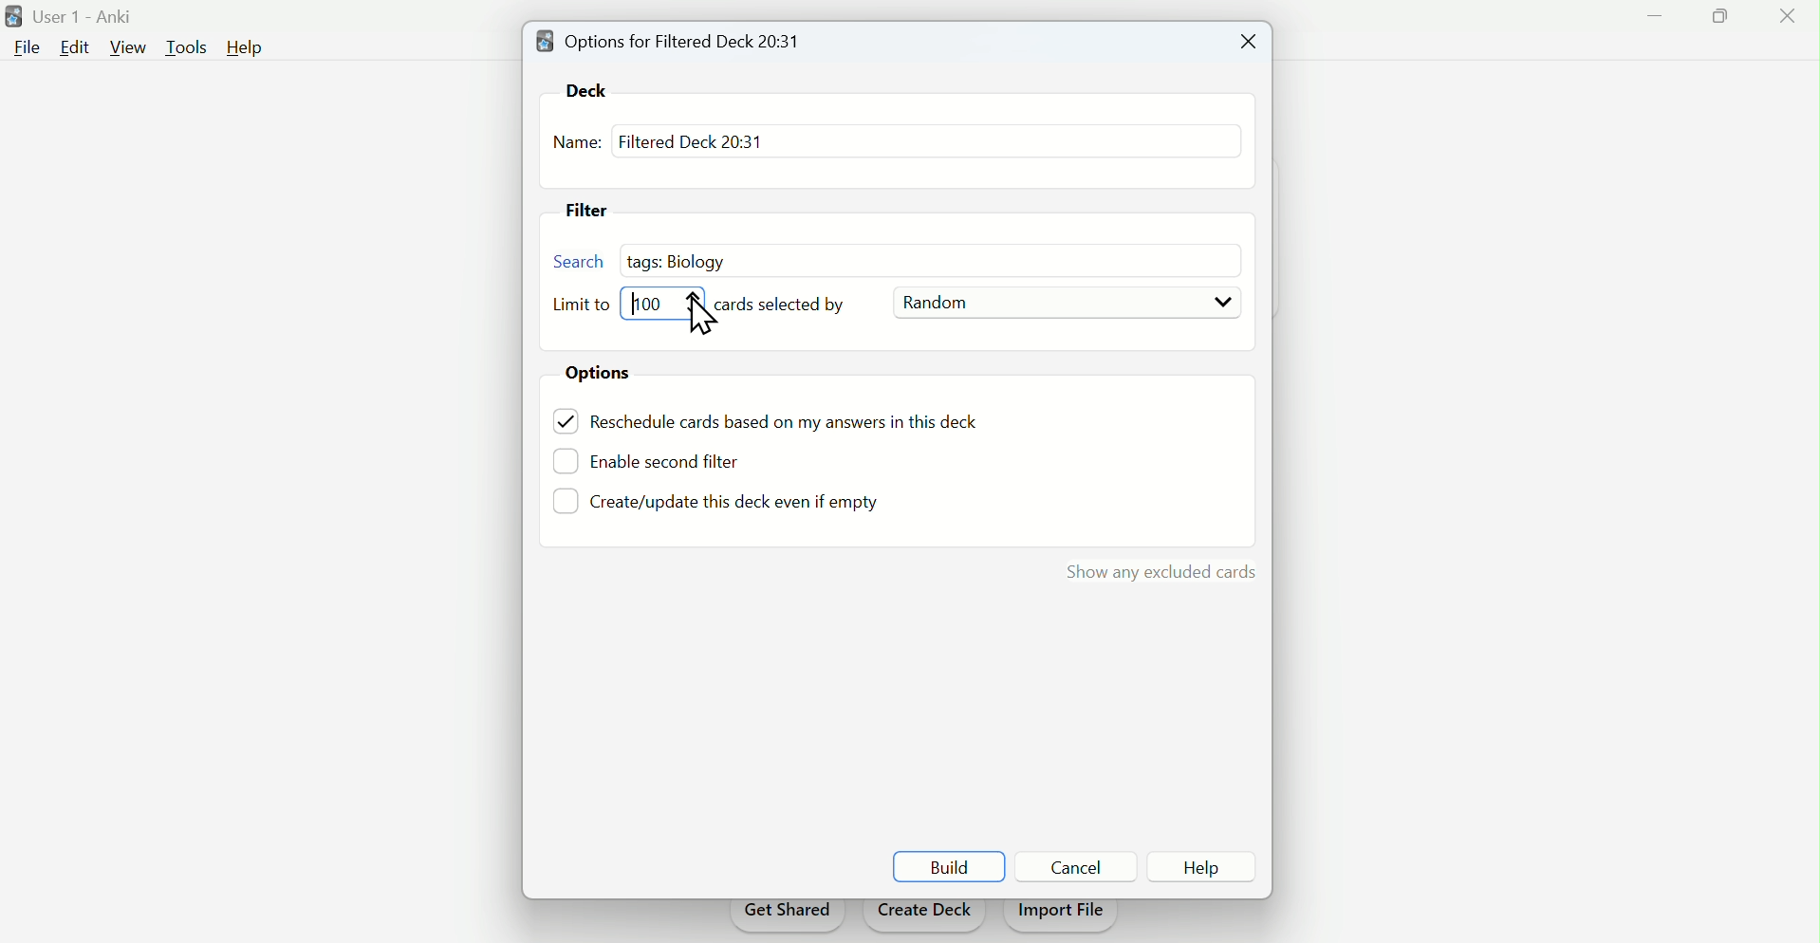  What do you see at coordinates (797, 424) in the screenshot?
I see `reschedule cards based on my answers in this tech` at bounding box center [797, 424].